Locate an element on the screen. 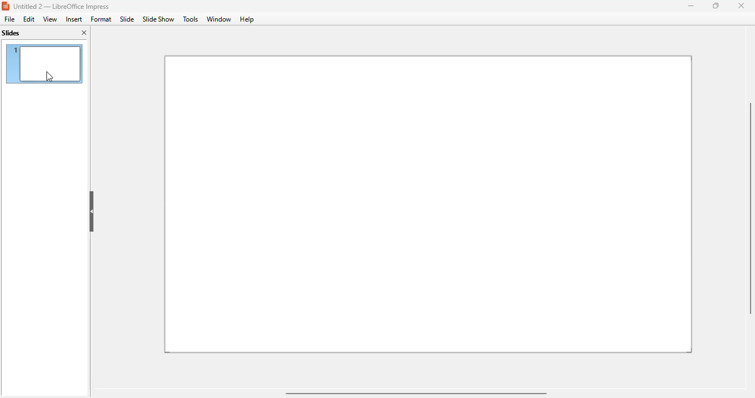 Image resolution: width=755 pixels, height=398 pixels. logo is located at coordinates (6, 6).